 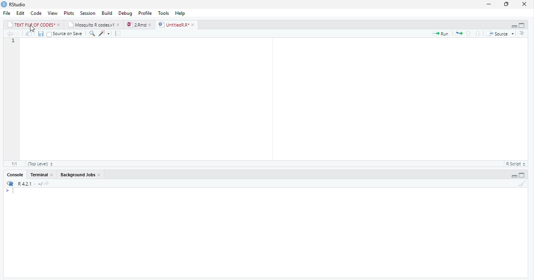 What do you see at coordinates (40, 165) in the screenshot?
I see `(Top Level)` at bounding box center [40, 165].